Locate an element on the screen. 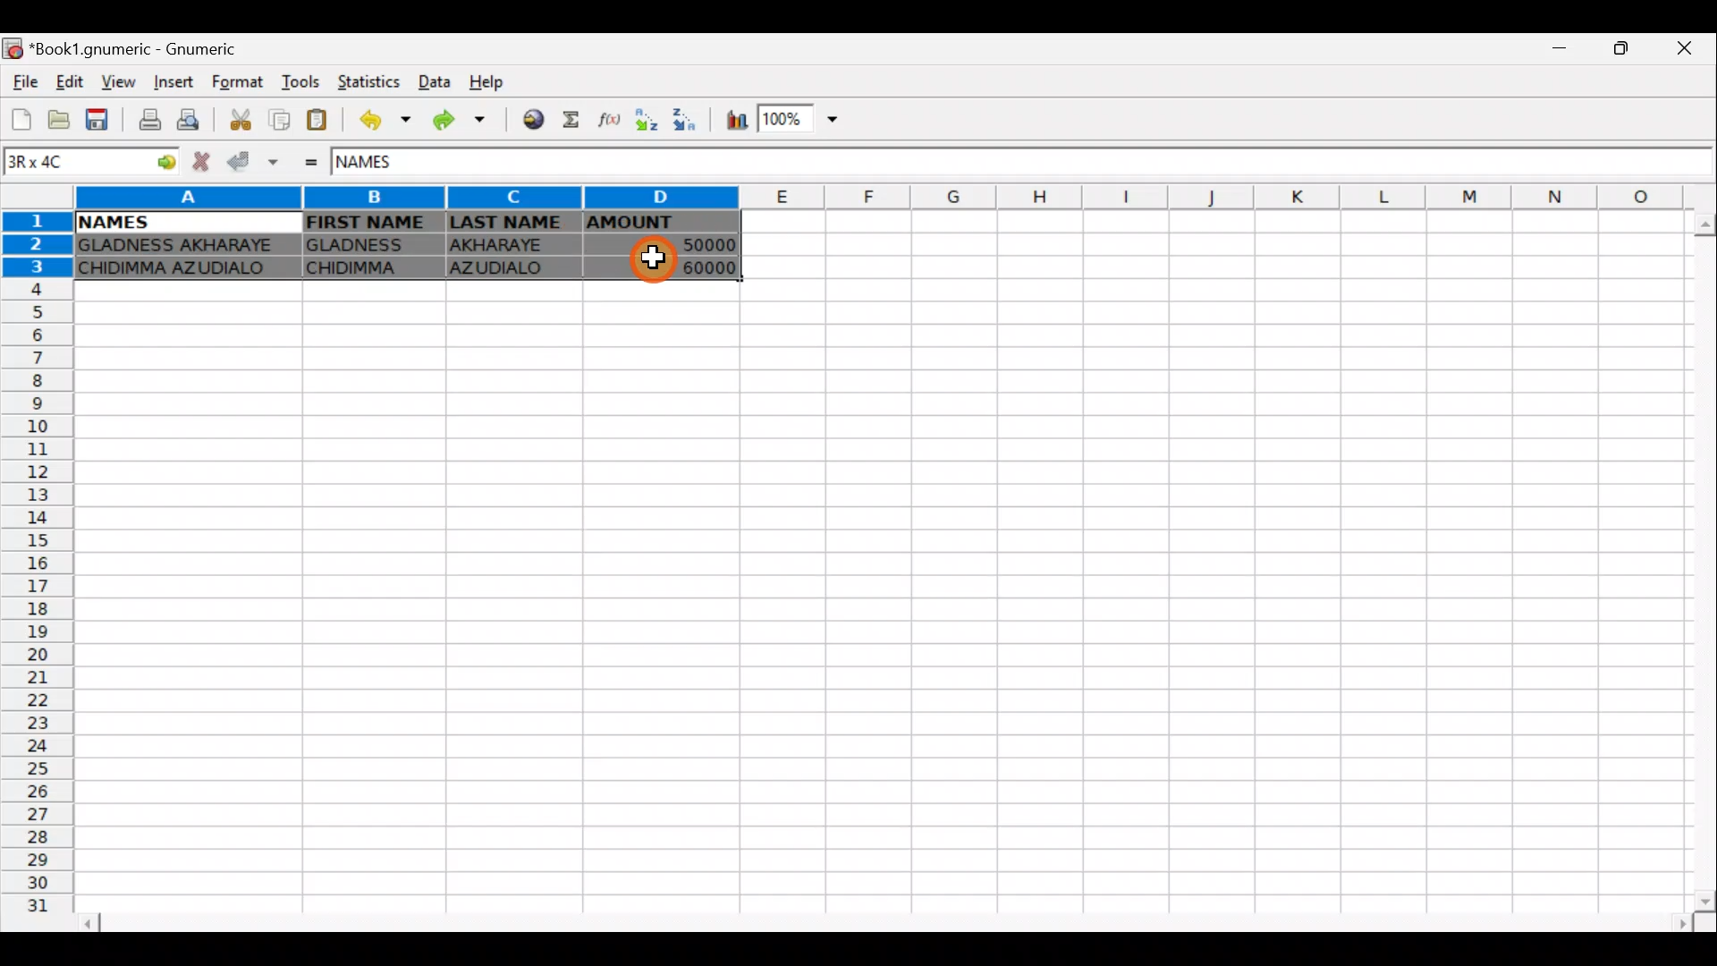 The width and height of the screenshot is (1717, 966). Edit a function in the current cell is located at coordinates (606, 121).